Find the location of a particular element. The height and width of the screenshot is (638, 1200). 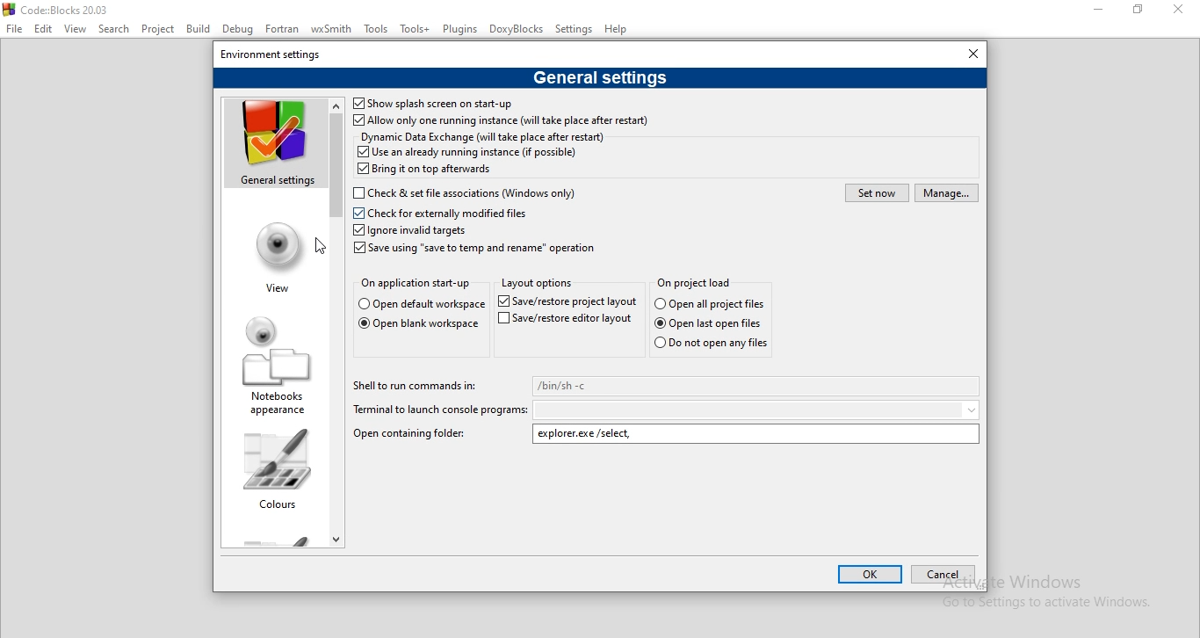

DoxyBlocks is located at coordinates (517, 30).